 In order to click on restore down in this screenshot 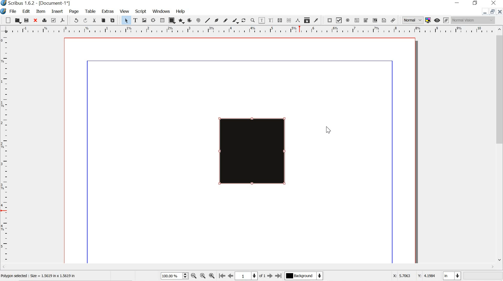, I will do `click(475, 3)`.